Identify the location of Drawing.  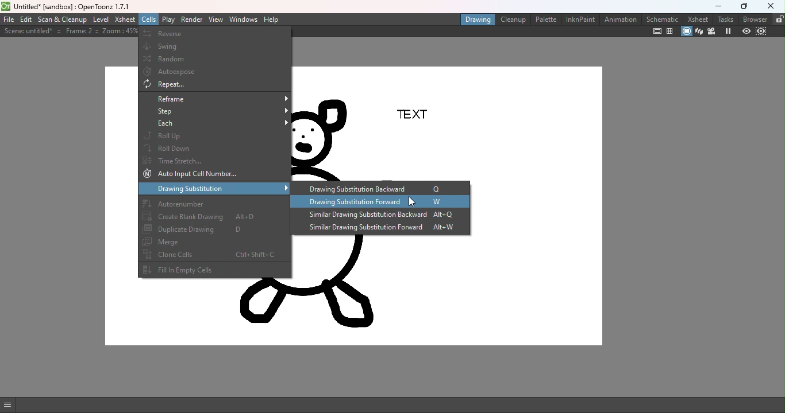
(475, 20).